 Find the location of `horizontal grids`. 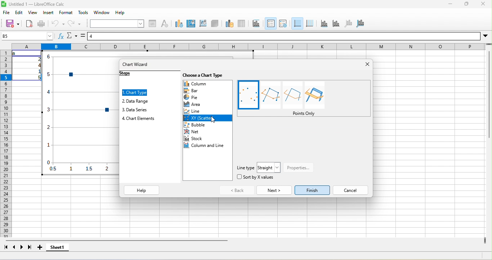

horizontal grids is located at coordinates (298, 24).